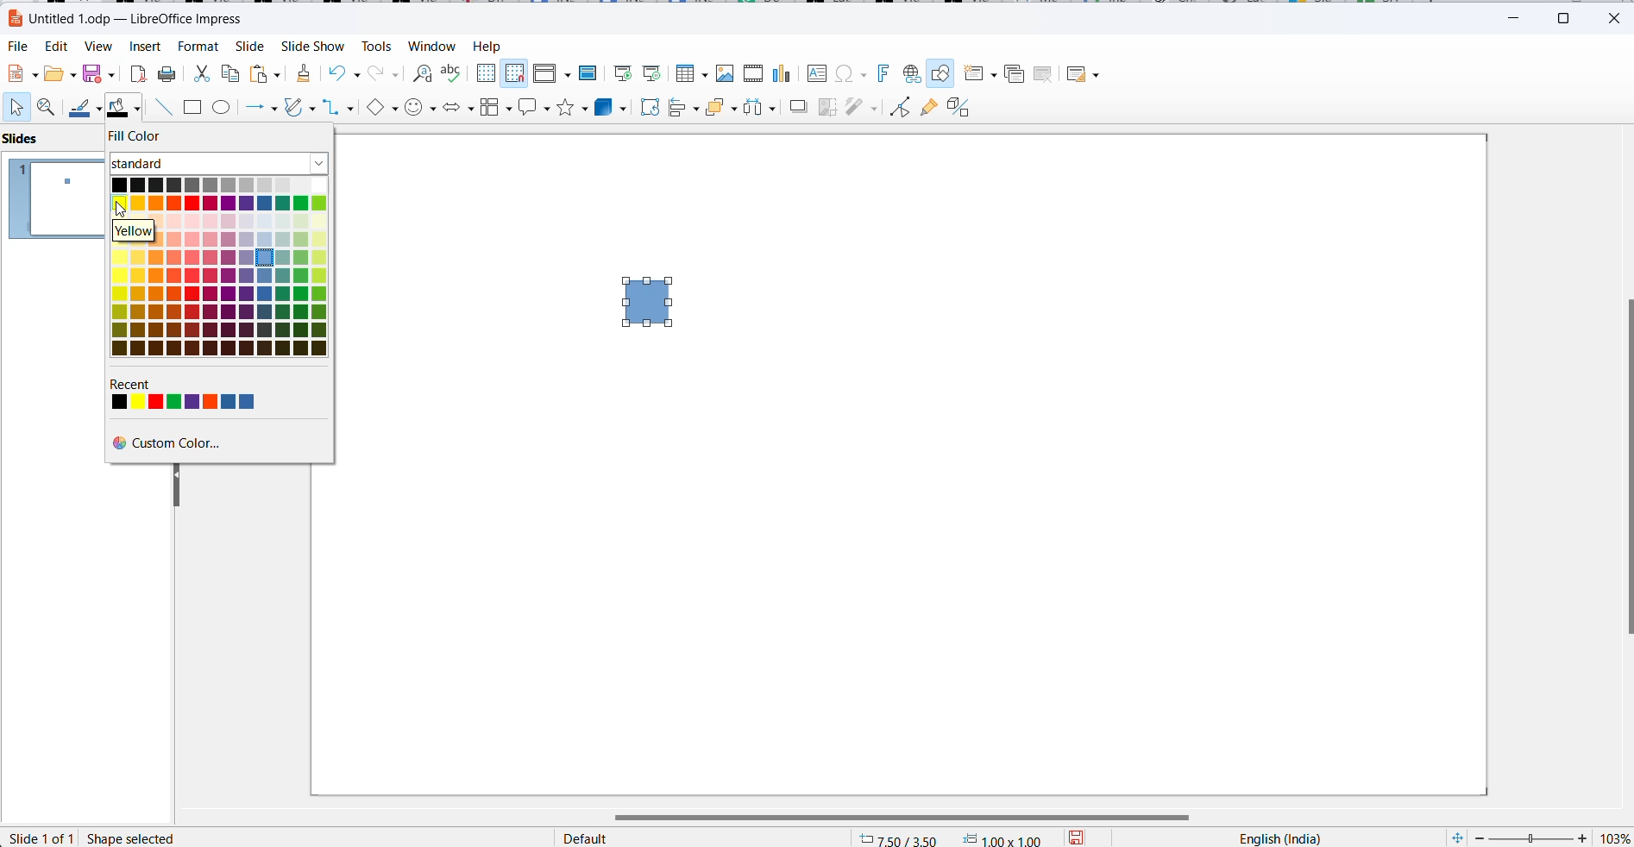 This screenshot has width=1634, height=847. Describe the element at coordinates (140, 109) in the screenshot. I see `fill color options` at that location.